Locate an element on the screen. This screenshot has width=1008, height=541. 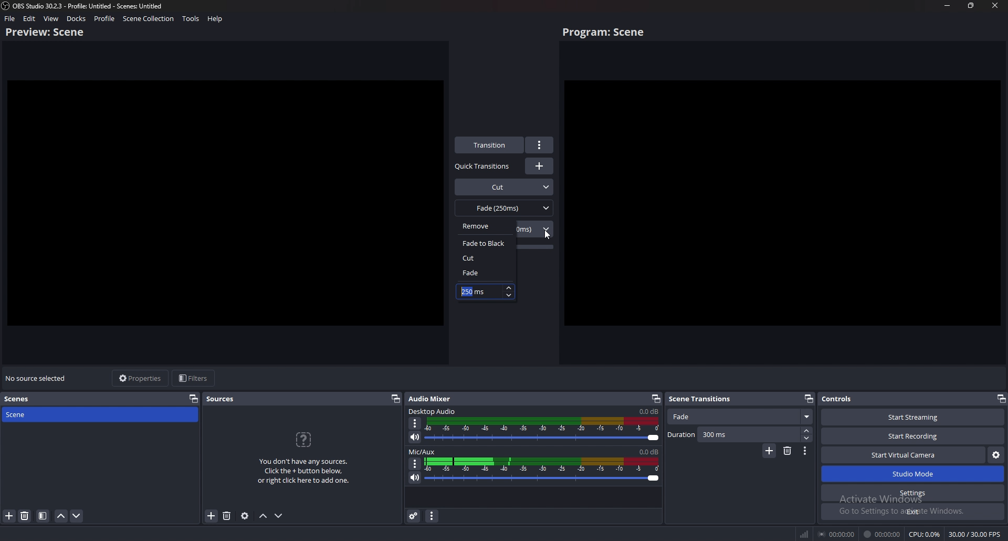
Options is located at coordinates (416, 423).